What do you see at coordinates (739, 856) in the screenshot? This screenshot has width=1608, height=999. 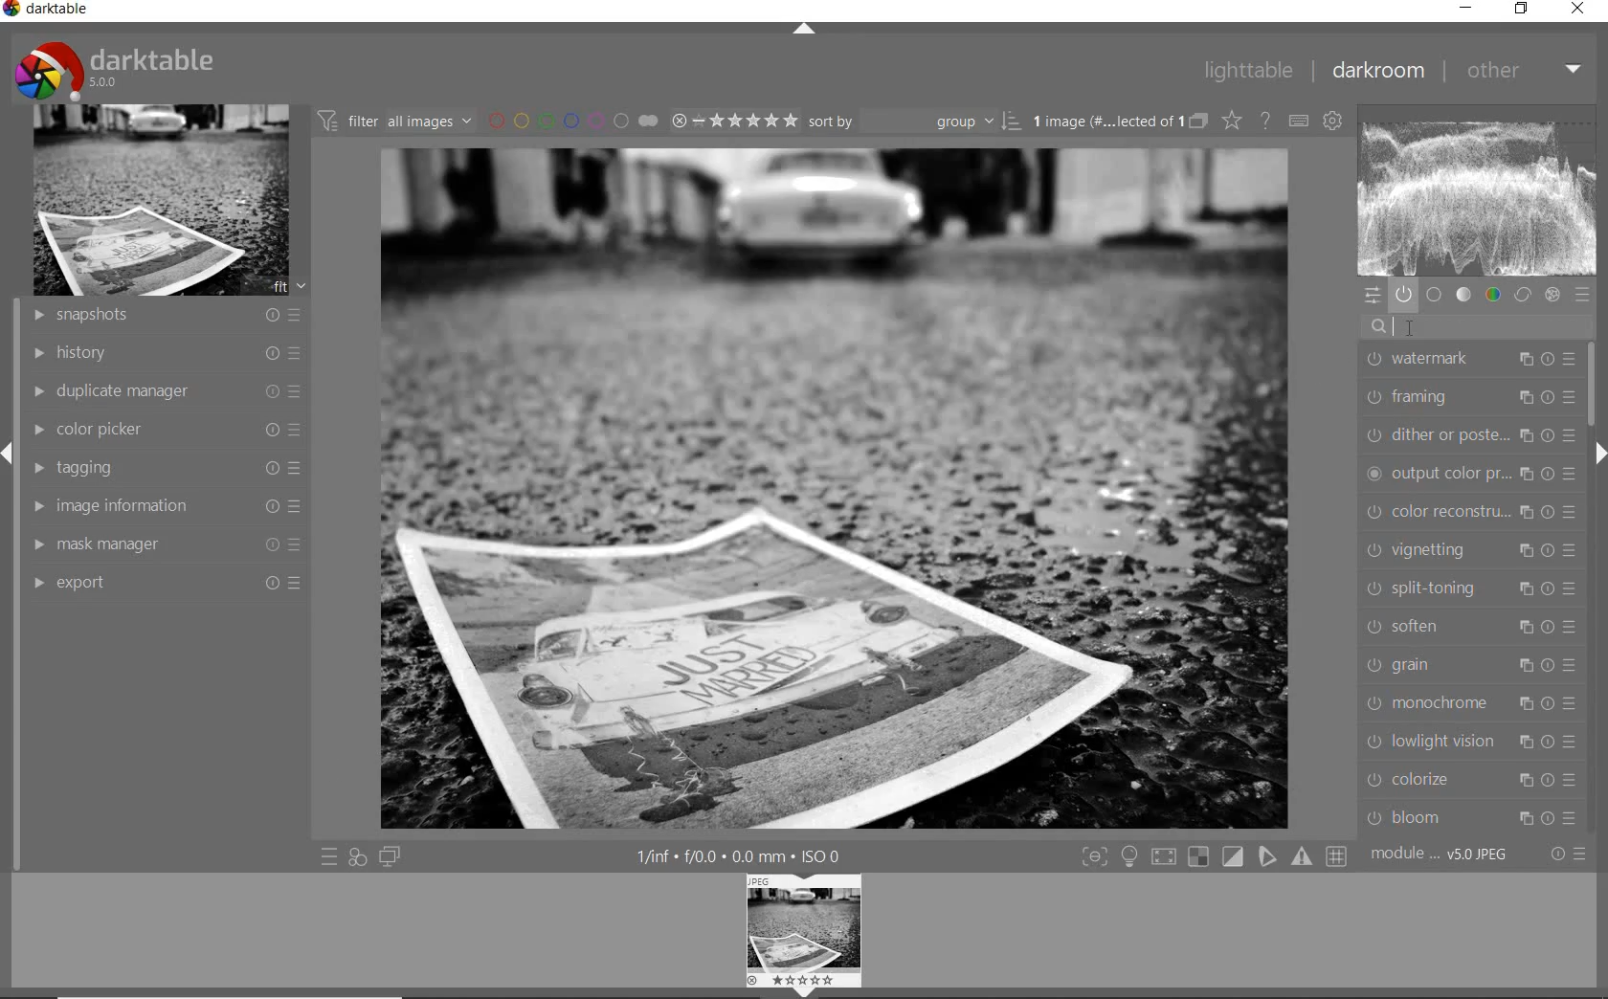 I see `other interface detail` at bounding box center [739, 856].